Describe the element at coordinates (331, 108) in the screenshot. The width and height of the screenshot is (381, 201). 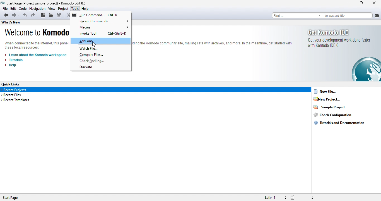
I see `sample project` at that location.